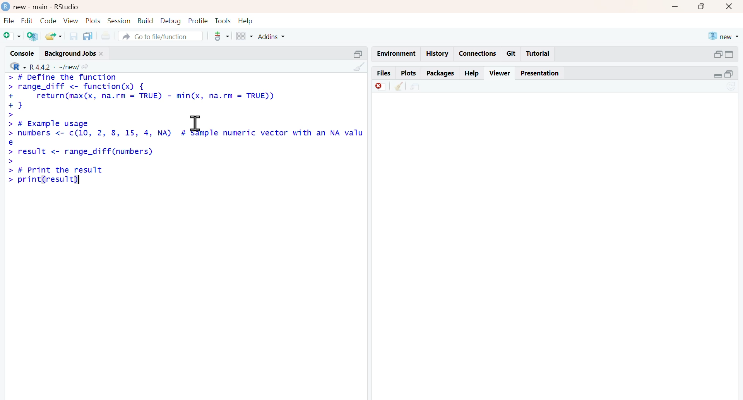 Image resolution: width=743 pixels, height=400 pixels. I want to click on history, so click(438, 53).